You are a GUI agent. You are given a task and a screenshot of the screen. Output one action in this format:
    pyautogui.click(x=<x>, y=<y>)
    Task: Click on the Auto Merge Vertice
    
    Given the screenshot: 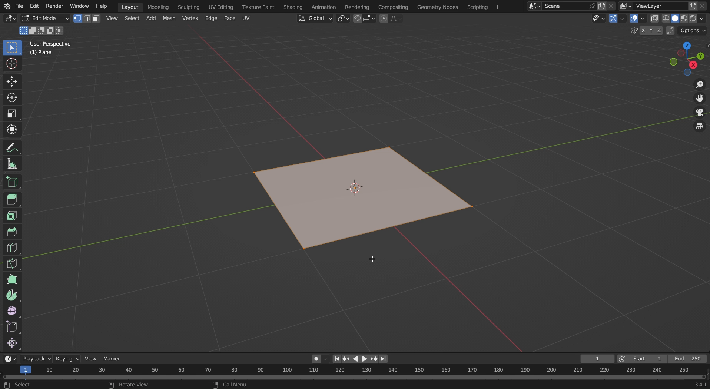 What is the action you would take?
    pyautogui.click(x=669, y=30)
    